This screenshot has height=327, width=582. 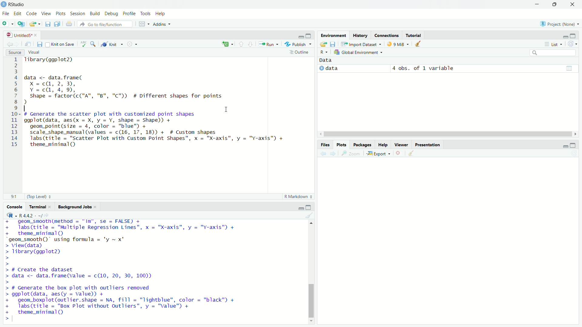 I want to click on horizontal scroll bar, so click(x=448, y=134).